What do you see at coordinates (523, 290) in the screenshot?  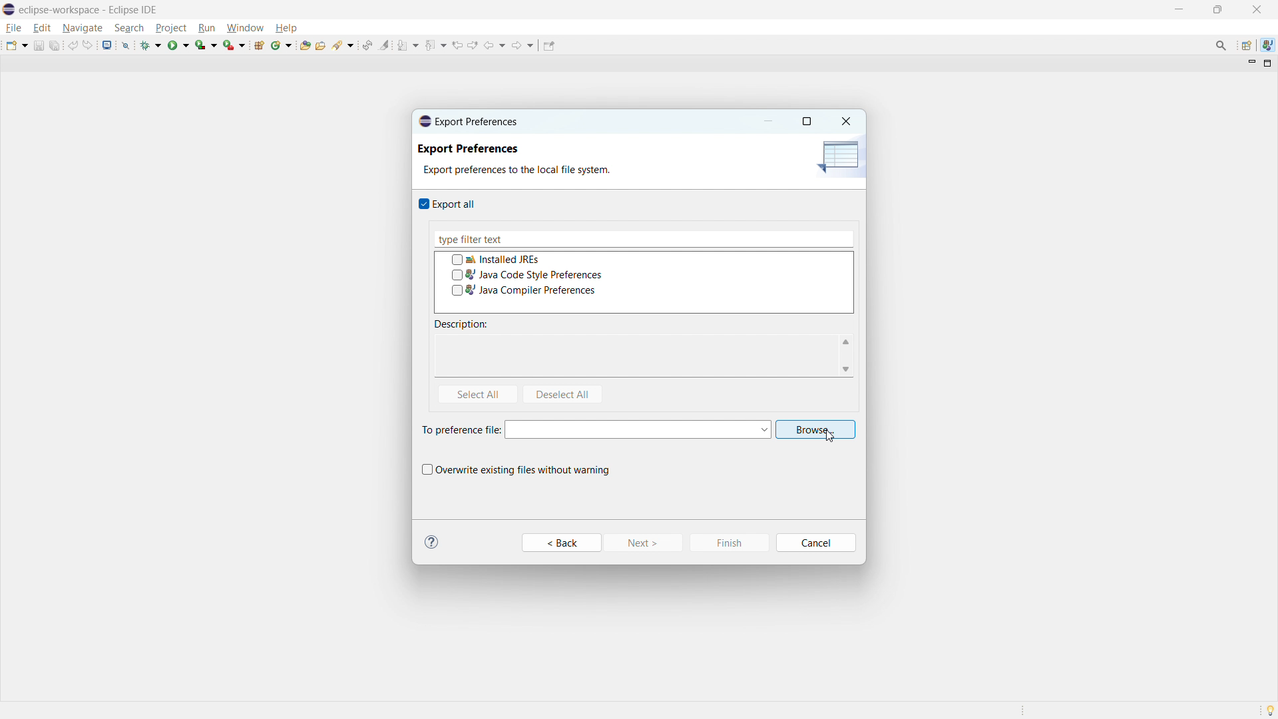 I see `java compiler preferences` at bounding box center [523, 290].